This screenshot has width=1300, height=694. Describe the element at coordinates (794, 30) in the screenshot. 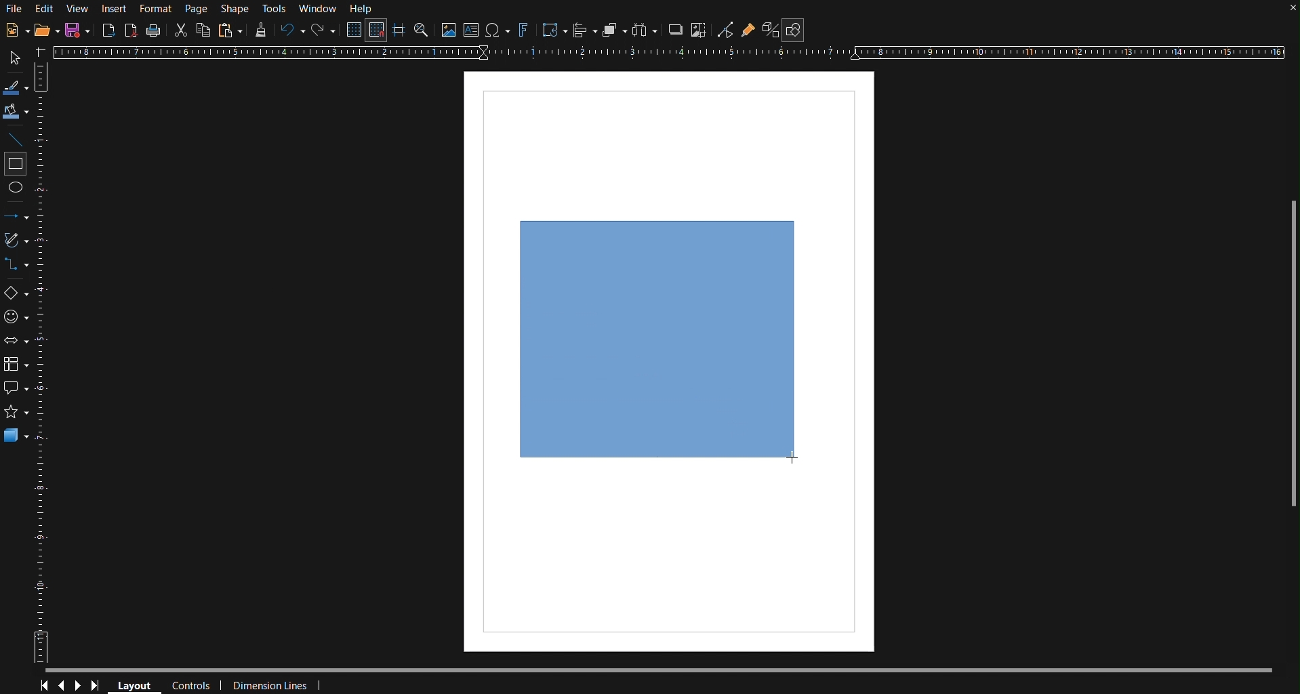

I see `Show Draw Functions` at that location.